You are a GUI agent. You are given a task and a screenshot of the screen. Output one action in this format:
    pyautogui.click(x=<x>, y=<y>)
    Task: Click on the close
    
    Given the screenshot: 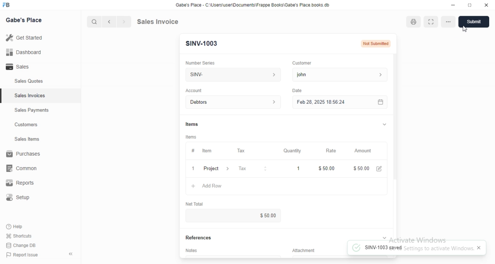 What is the action you would take?
    pyautogui.click(x=486, y=5)
    